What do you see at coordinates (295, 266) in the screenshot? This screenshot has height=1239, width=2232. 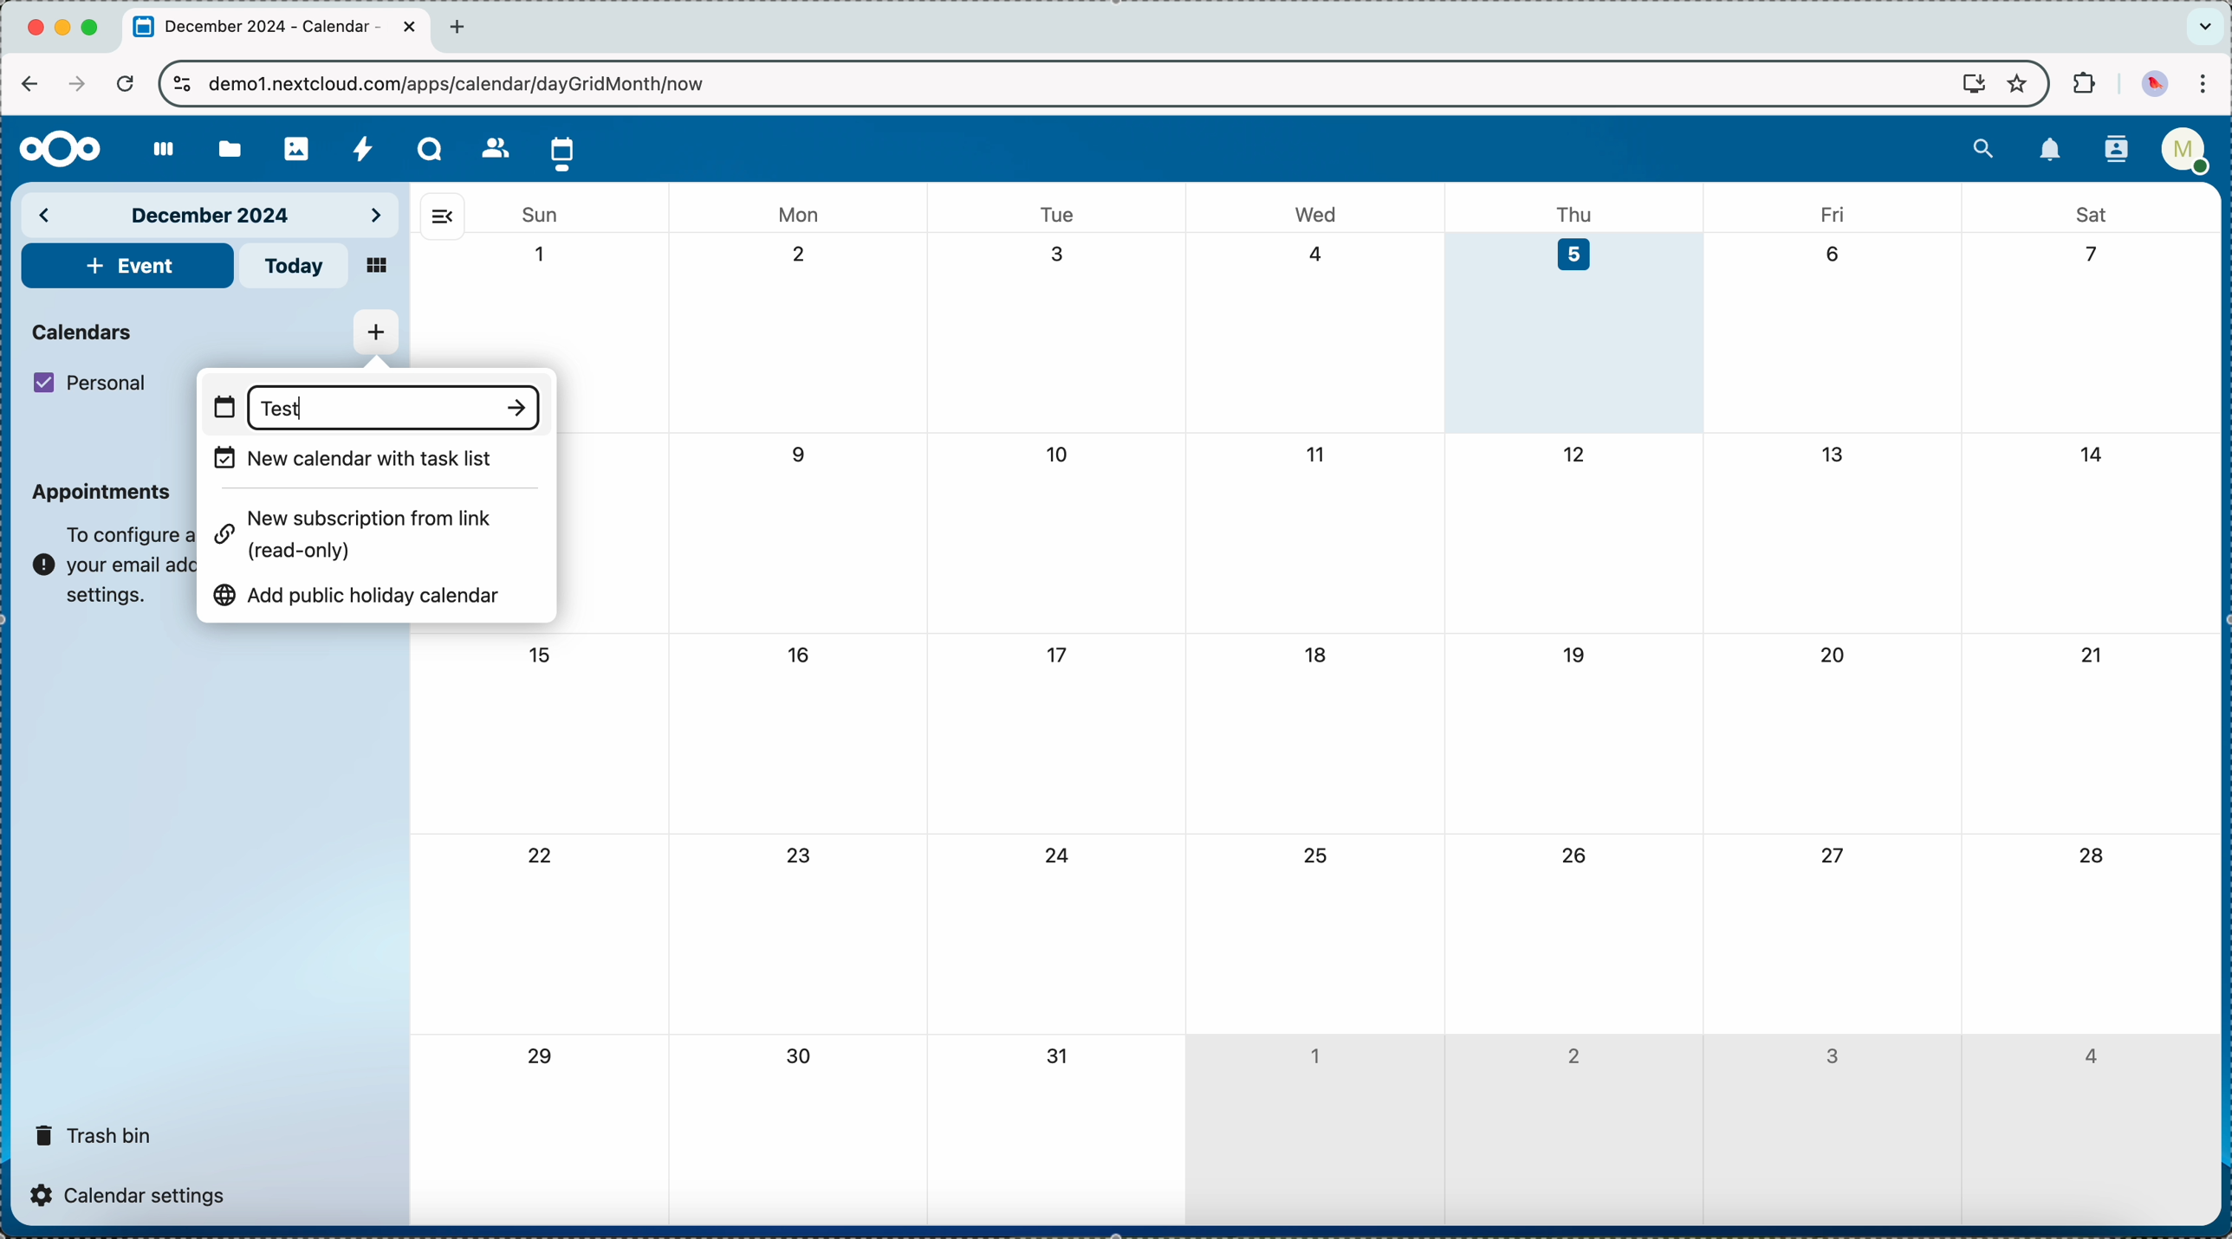 I see `today` at bounding box center [295, 266].